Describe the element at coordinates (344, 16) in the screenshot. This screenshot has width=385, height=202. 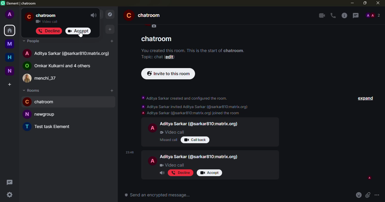
I see `info` at that location.